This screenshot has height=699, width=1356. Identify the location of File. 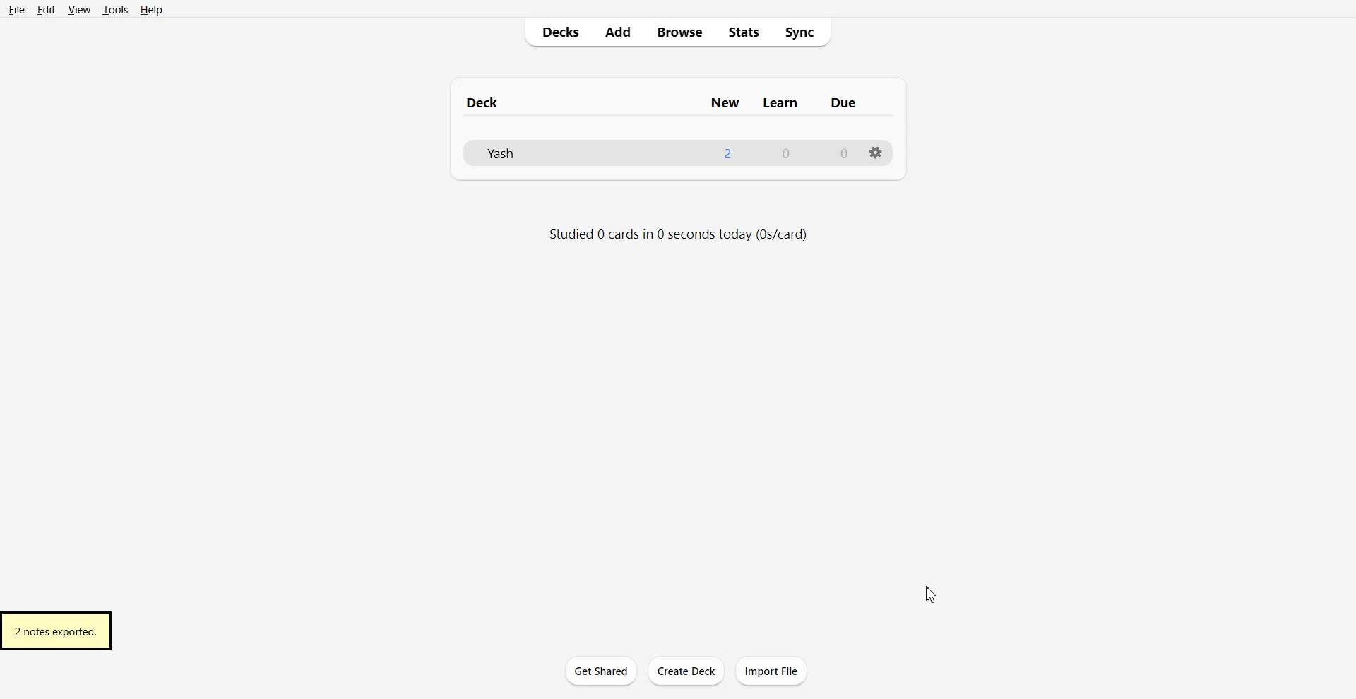
(17, 11).